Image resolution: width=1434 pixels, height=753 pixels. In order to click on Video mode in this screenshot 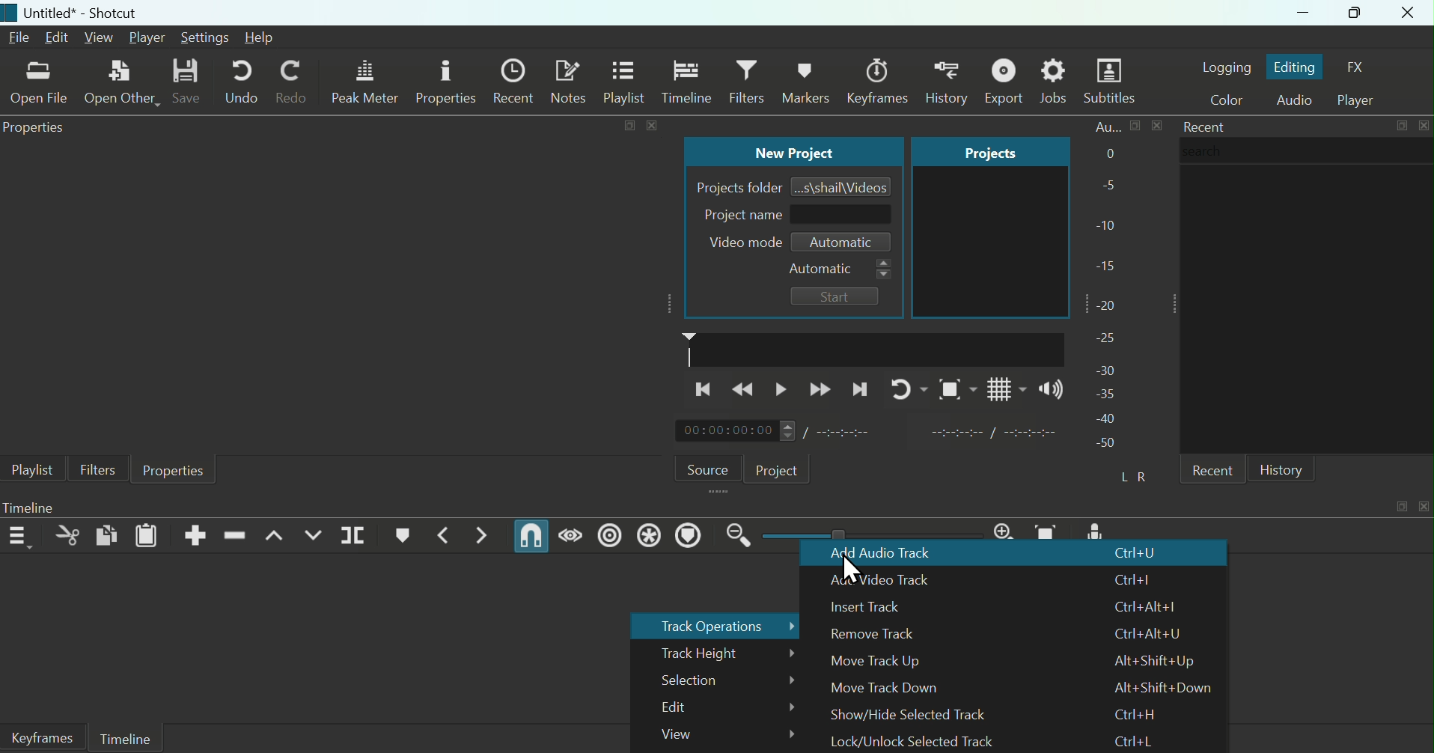, I will do `click(739, 243)`.